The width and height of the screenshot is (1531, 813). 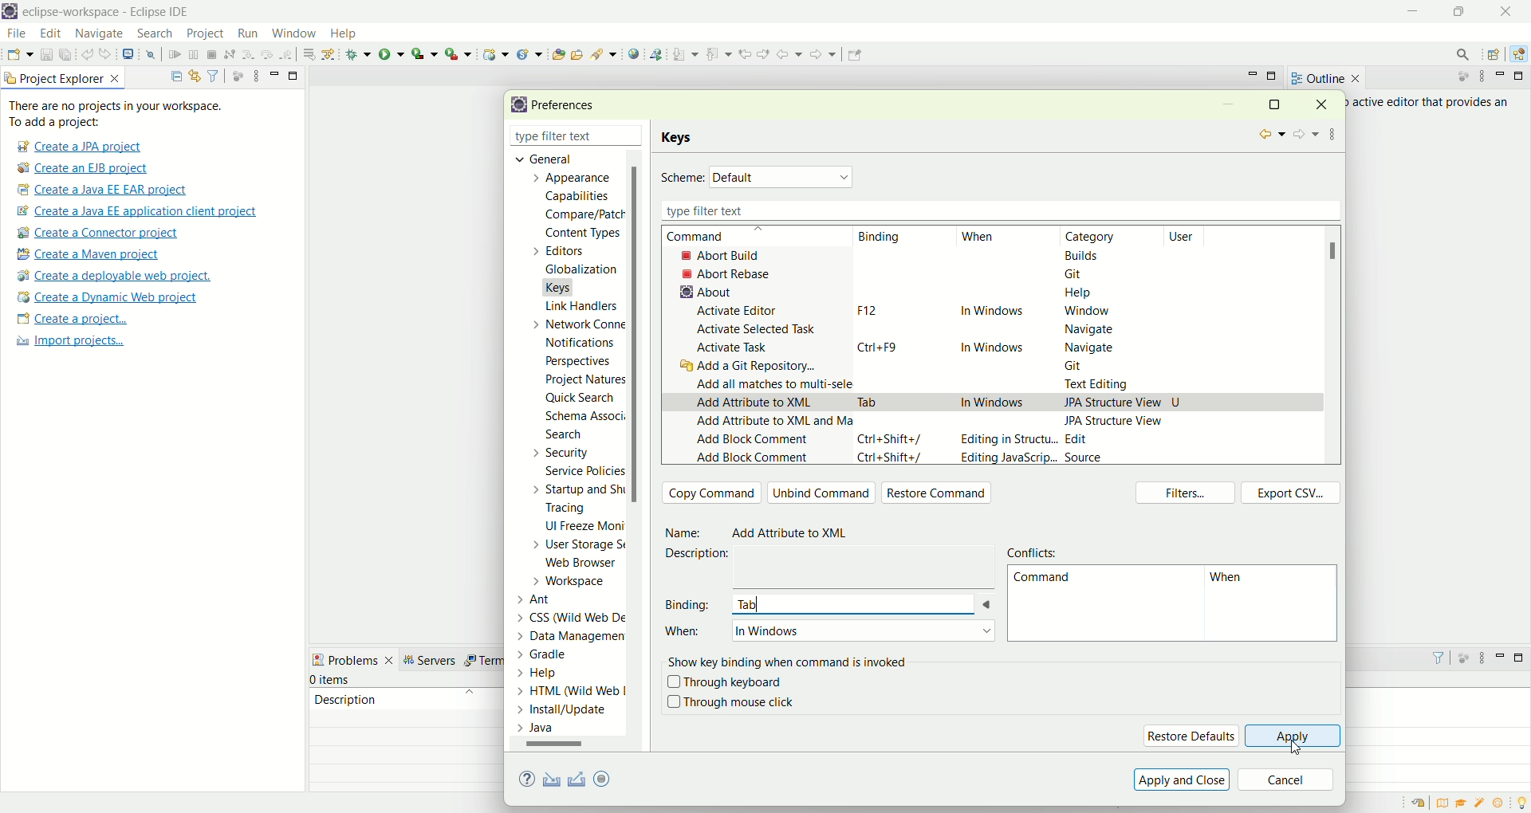 I want to click on run last tool, so click(x=460, y=53).